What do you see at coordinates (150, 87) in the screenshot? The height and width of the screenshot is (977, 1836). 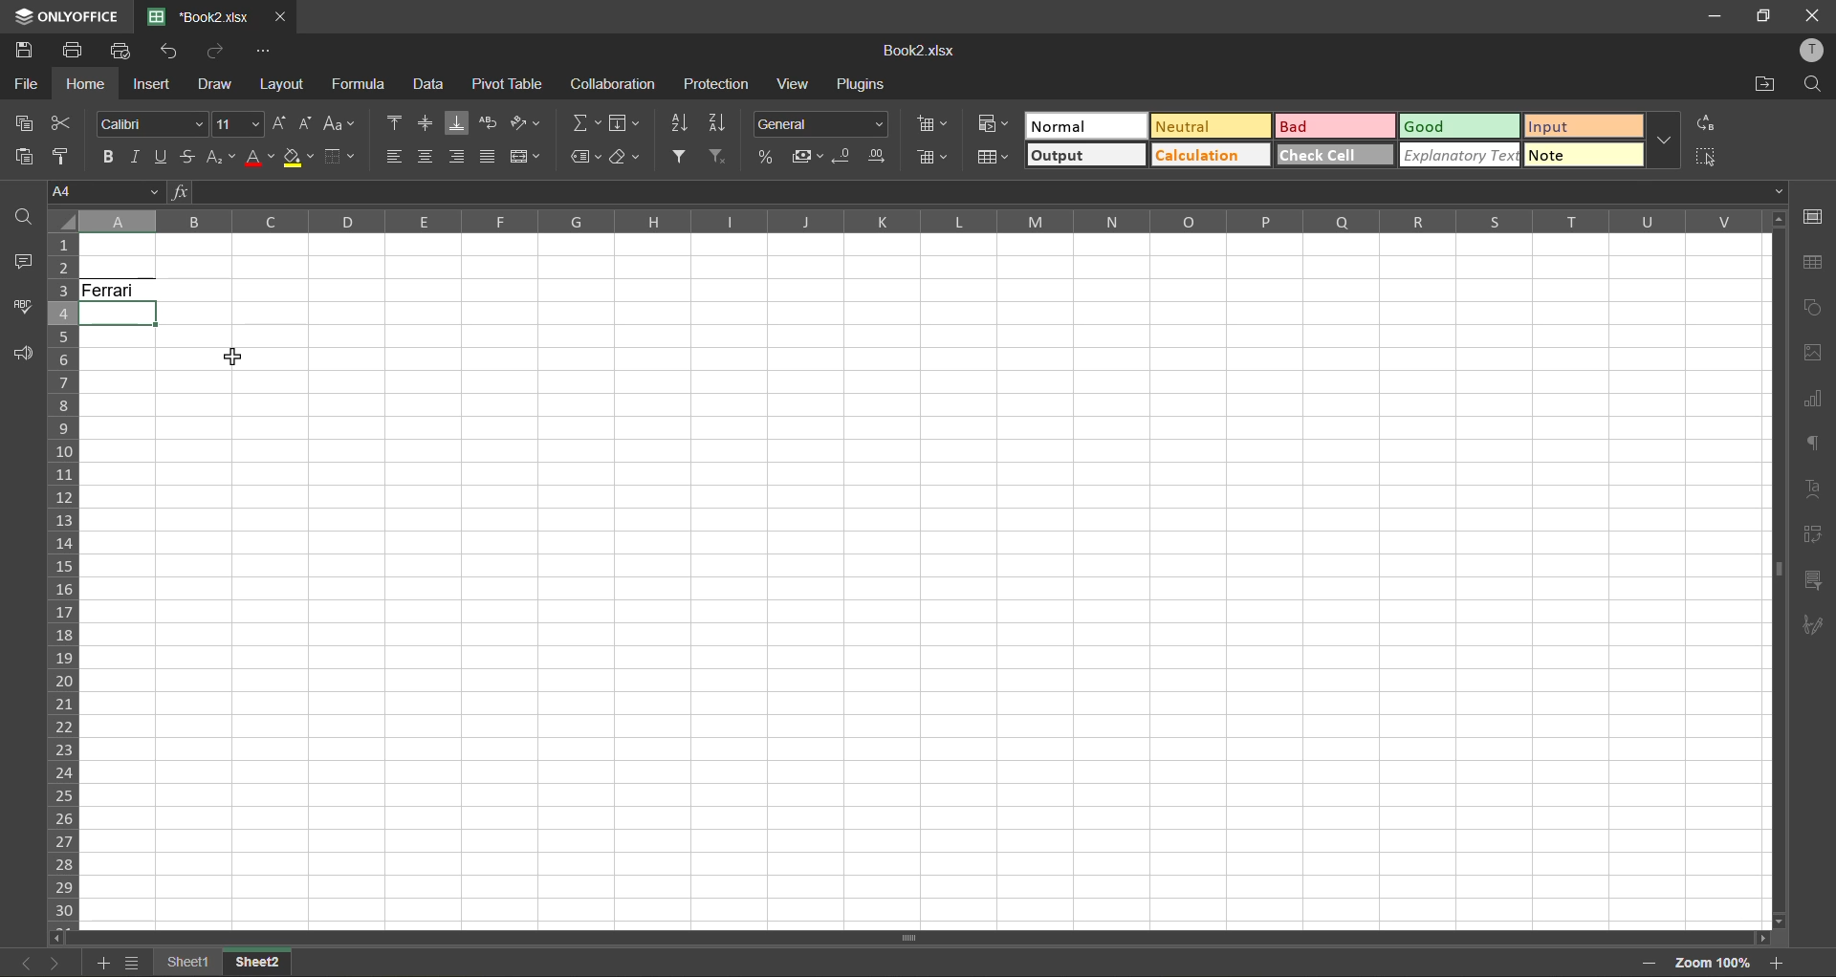 I see `insert` at bounding box center [150, 87].